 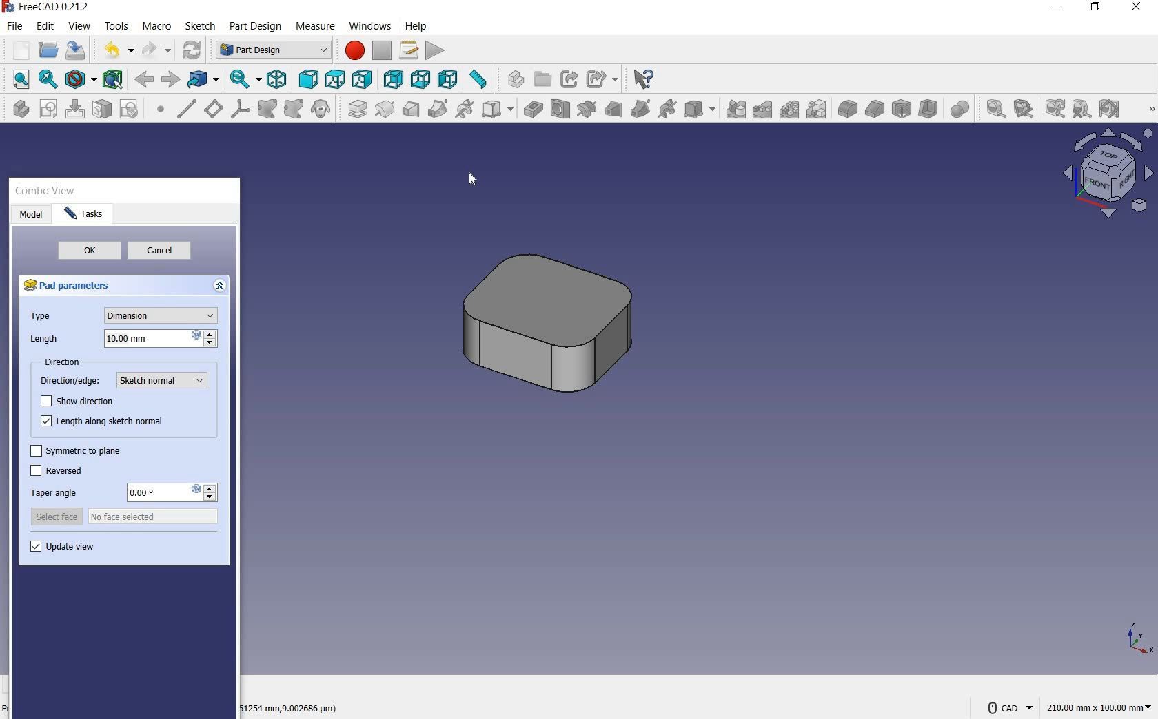 What do you see at coordinates (1141, 641) in the screenshot?
I see `xyz points` at bounding box center [1141, 641].